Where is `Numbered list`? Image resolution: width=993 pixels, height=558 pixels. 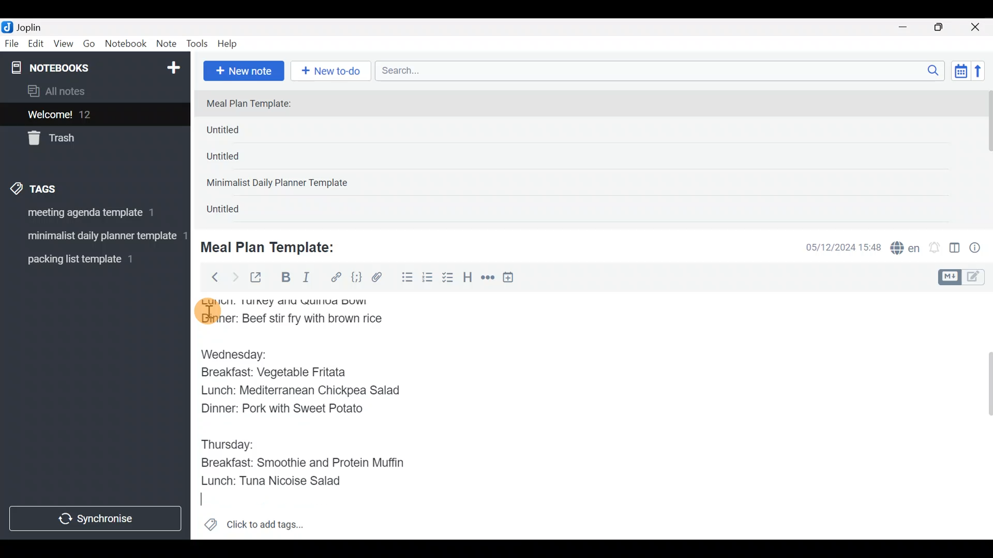 Numbered list is located at coordinates (428, 280).